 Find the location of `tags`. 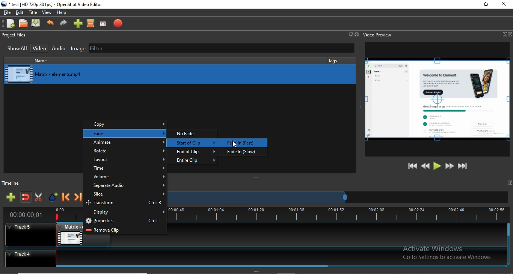

tags is located at coordinates (334, 60).